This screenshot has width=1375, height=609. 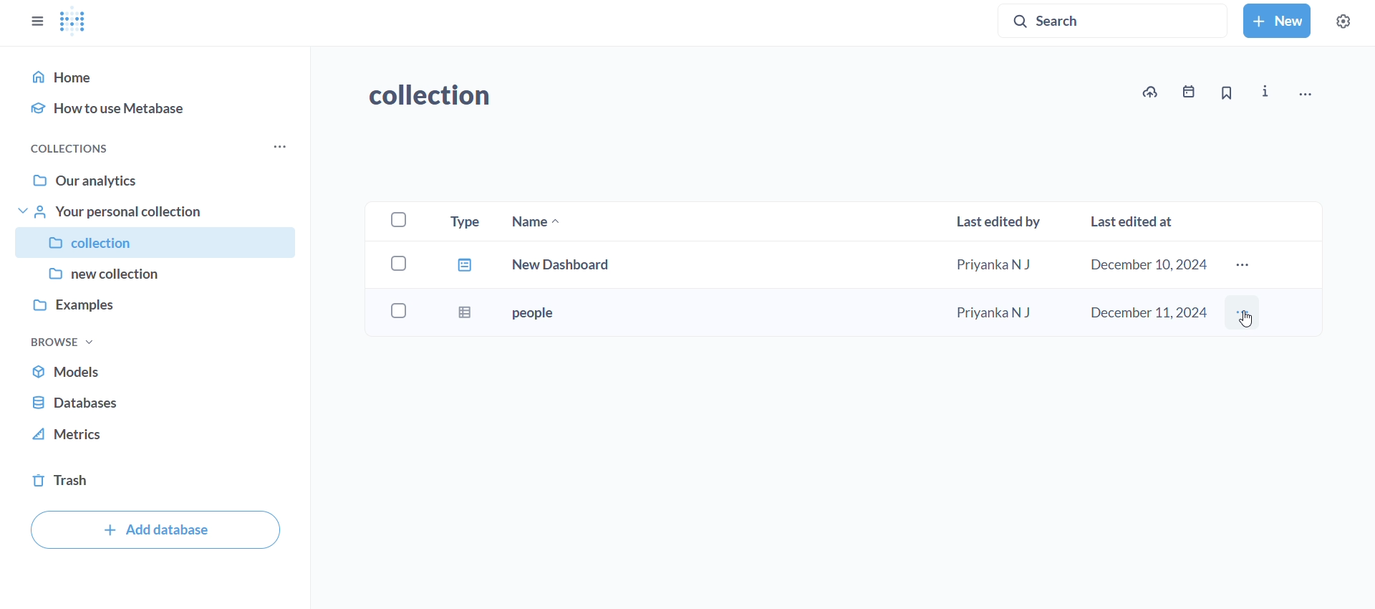 What do you see at coordinates (460, 221) in the screenshot?
I see `type` at bounding box center [460, 221].